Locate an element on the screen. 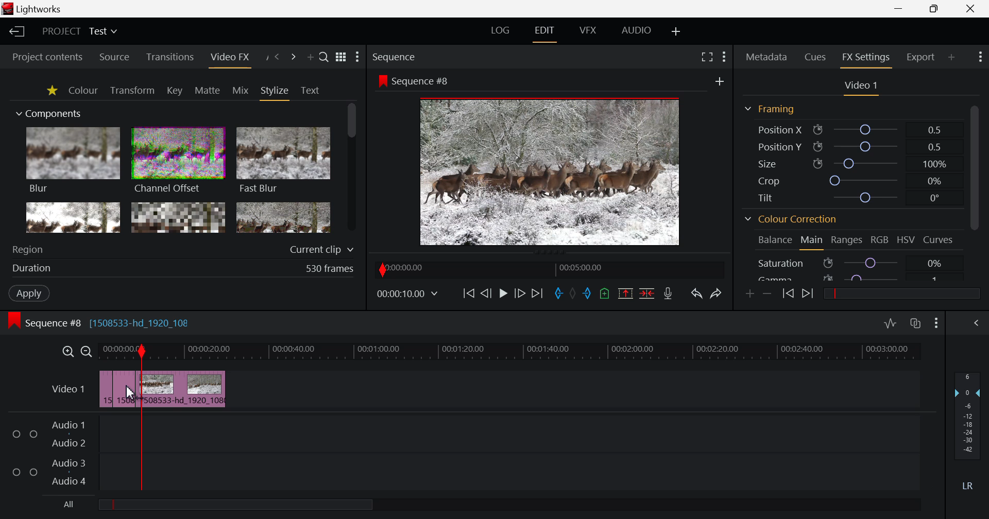 This screenshot has height=519, width=989. Posterize is located at coordinates (283, 219).